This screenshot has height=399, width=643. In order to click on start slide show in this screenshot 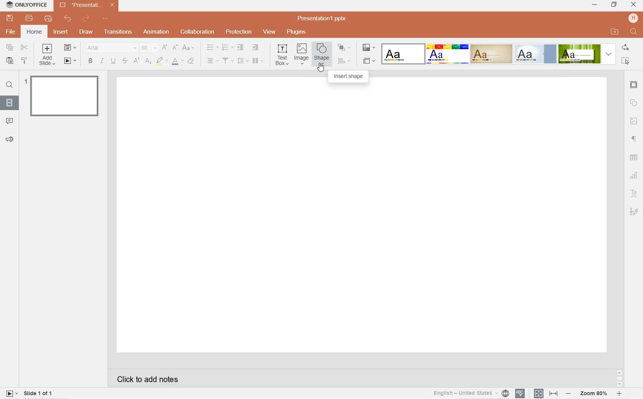, I will do `click(70, 61)`.